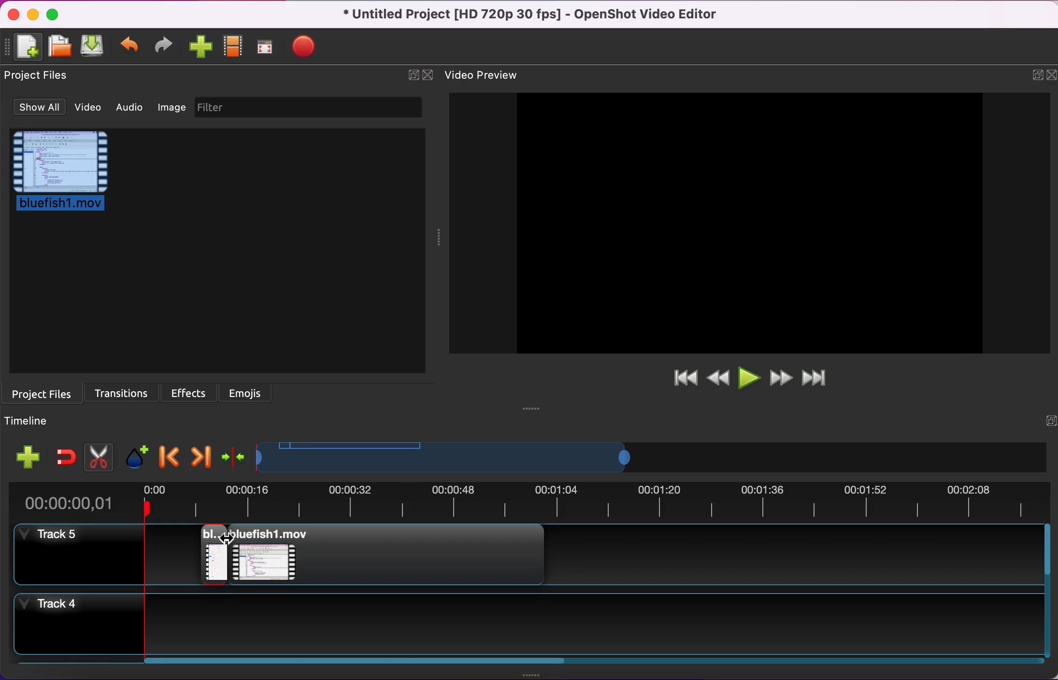 The width and height of the screenshot is (1058, 680). Describe the element at coordinates (312, 109) in the screenshot. I see `filter` at that location.